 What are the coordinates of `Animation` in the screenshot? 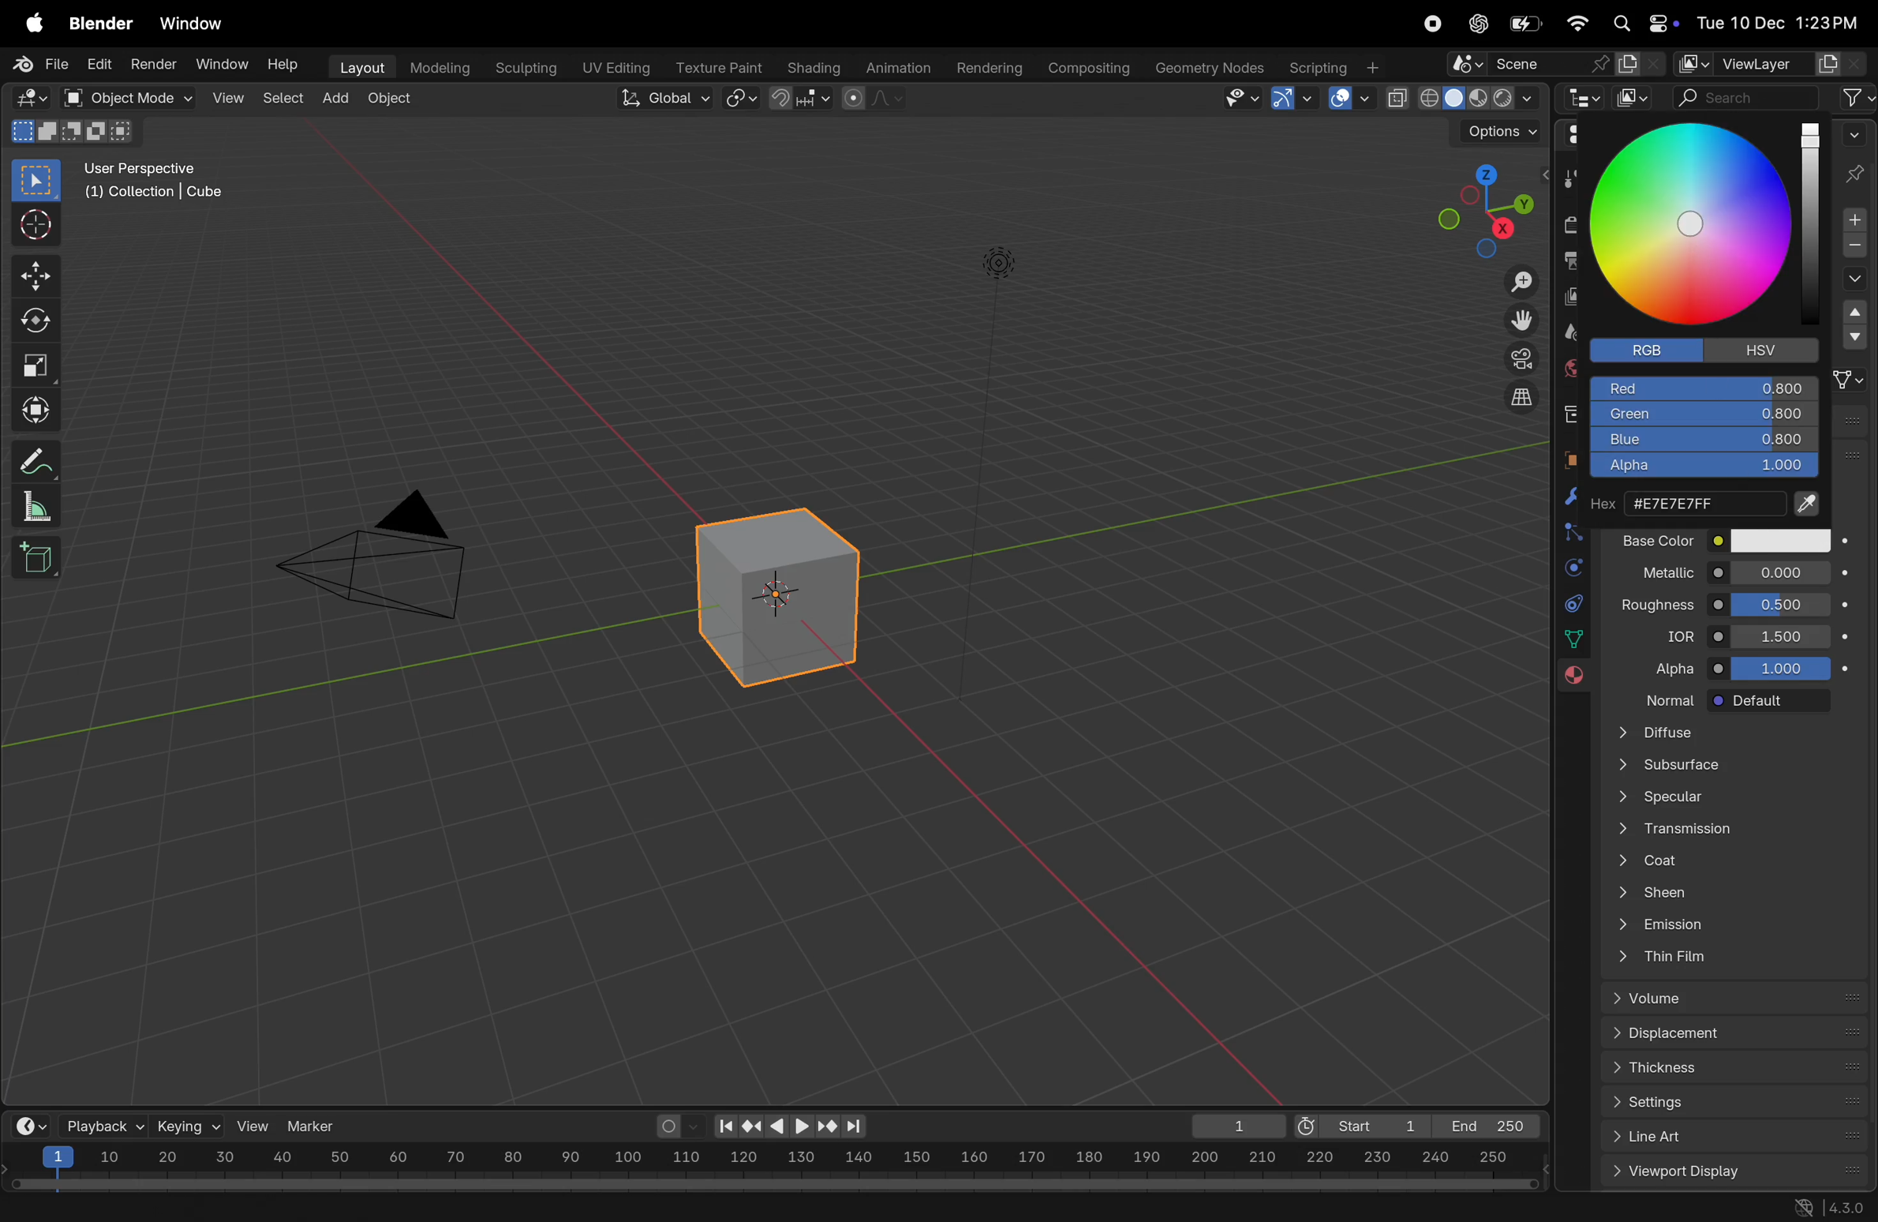 It's located at (900, 66).